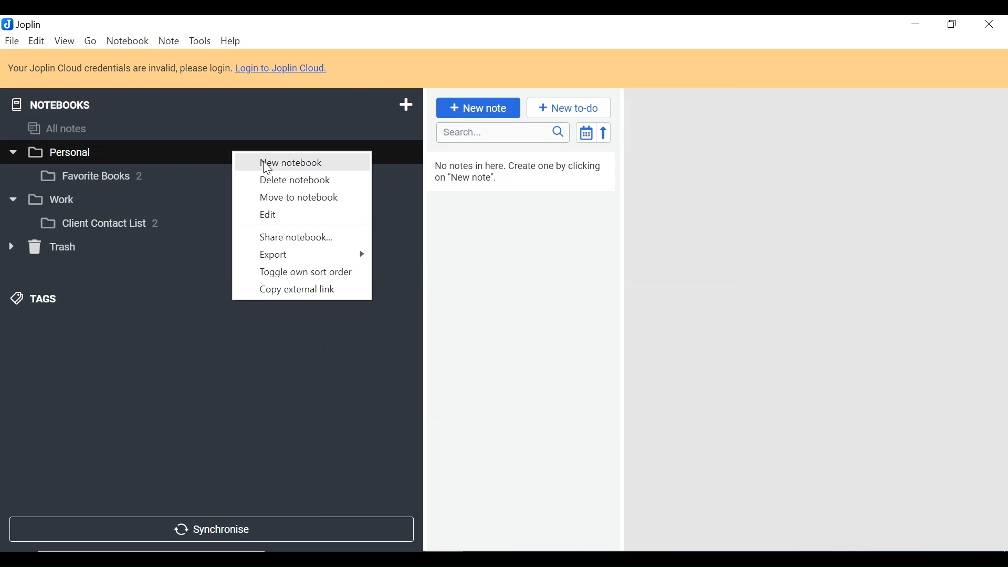 This screenshot has width=1008, height=567. I want to click on View, so click(64, 41).